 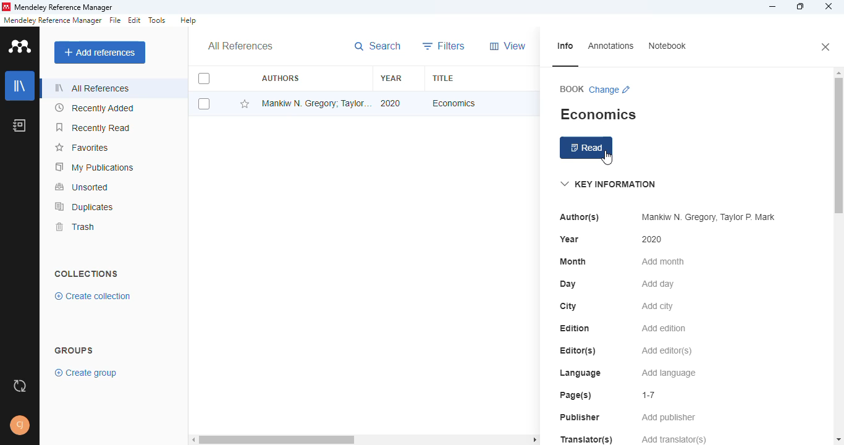 What do you see at coordinates (599, 114) in the screenshot?
I see `economics` at bounding box center [599, 114].